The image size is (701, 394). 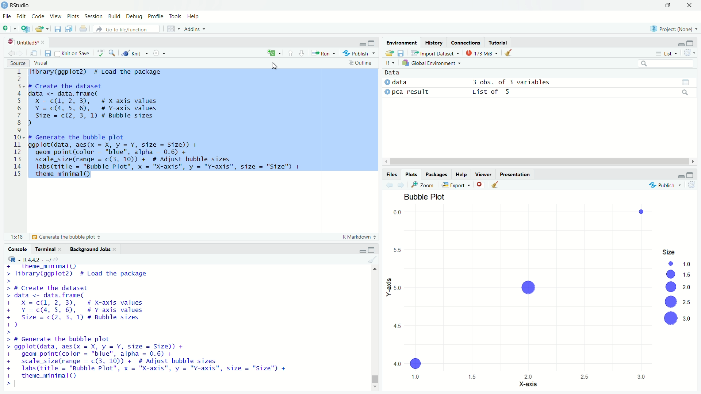 What do you see at coordinates (176, 16) in the screenshot?
I see `tools` at bounding box center [176, 16].